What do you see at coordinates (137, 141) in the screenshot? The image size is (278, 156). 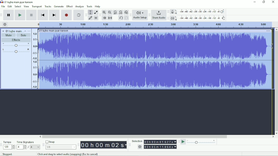 I see `Selection` at bounding box center [137, 141].